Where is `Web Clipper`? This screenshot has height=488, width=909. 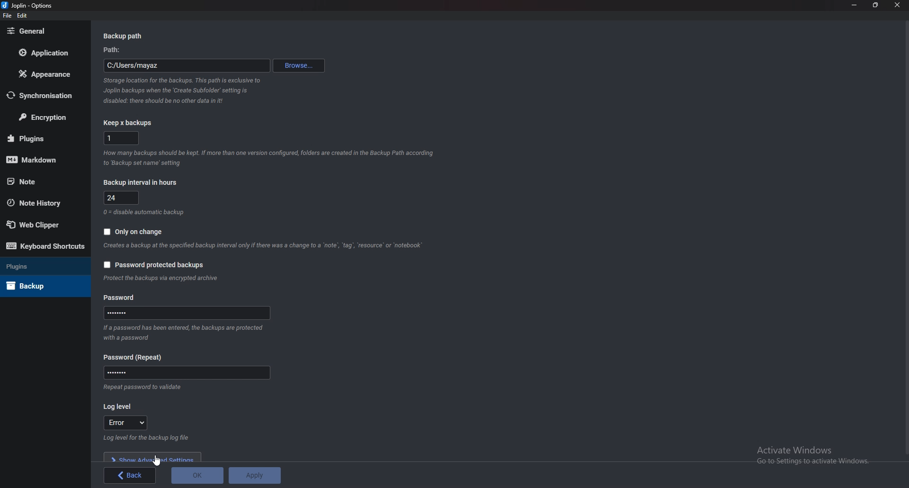
Web Clipper is located at coordinates (38, 223).